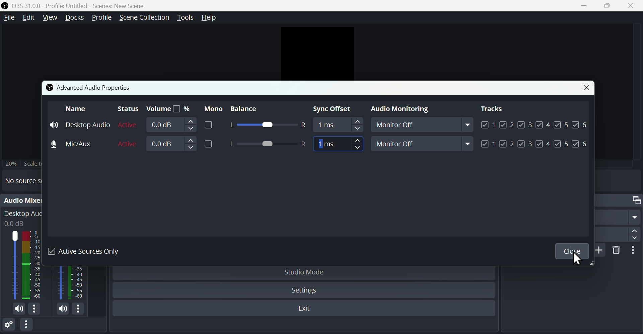  Describe the element at coordinates (306, 290) in the screenshot. I see `Settings` at that location.